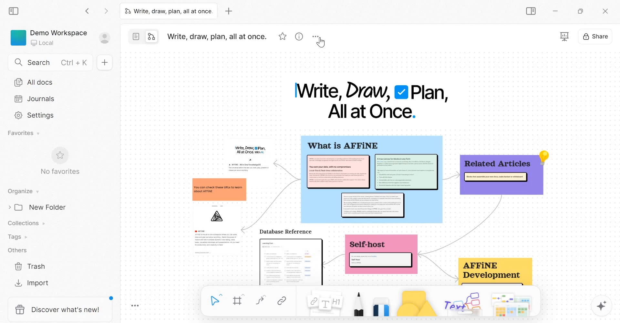 This screenshot has width=620, height=323. What do you see at coordinates (32, 283) in the screenshot?
I see `Import` at bounding box center [32, 283].